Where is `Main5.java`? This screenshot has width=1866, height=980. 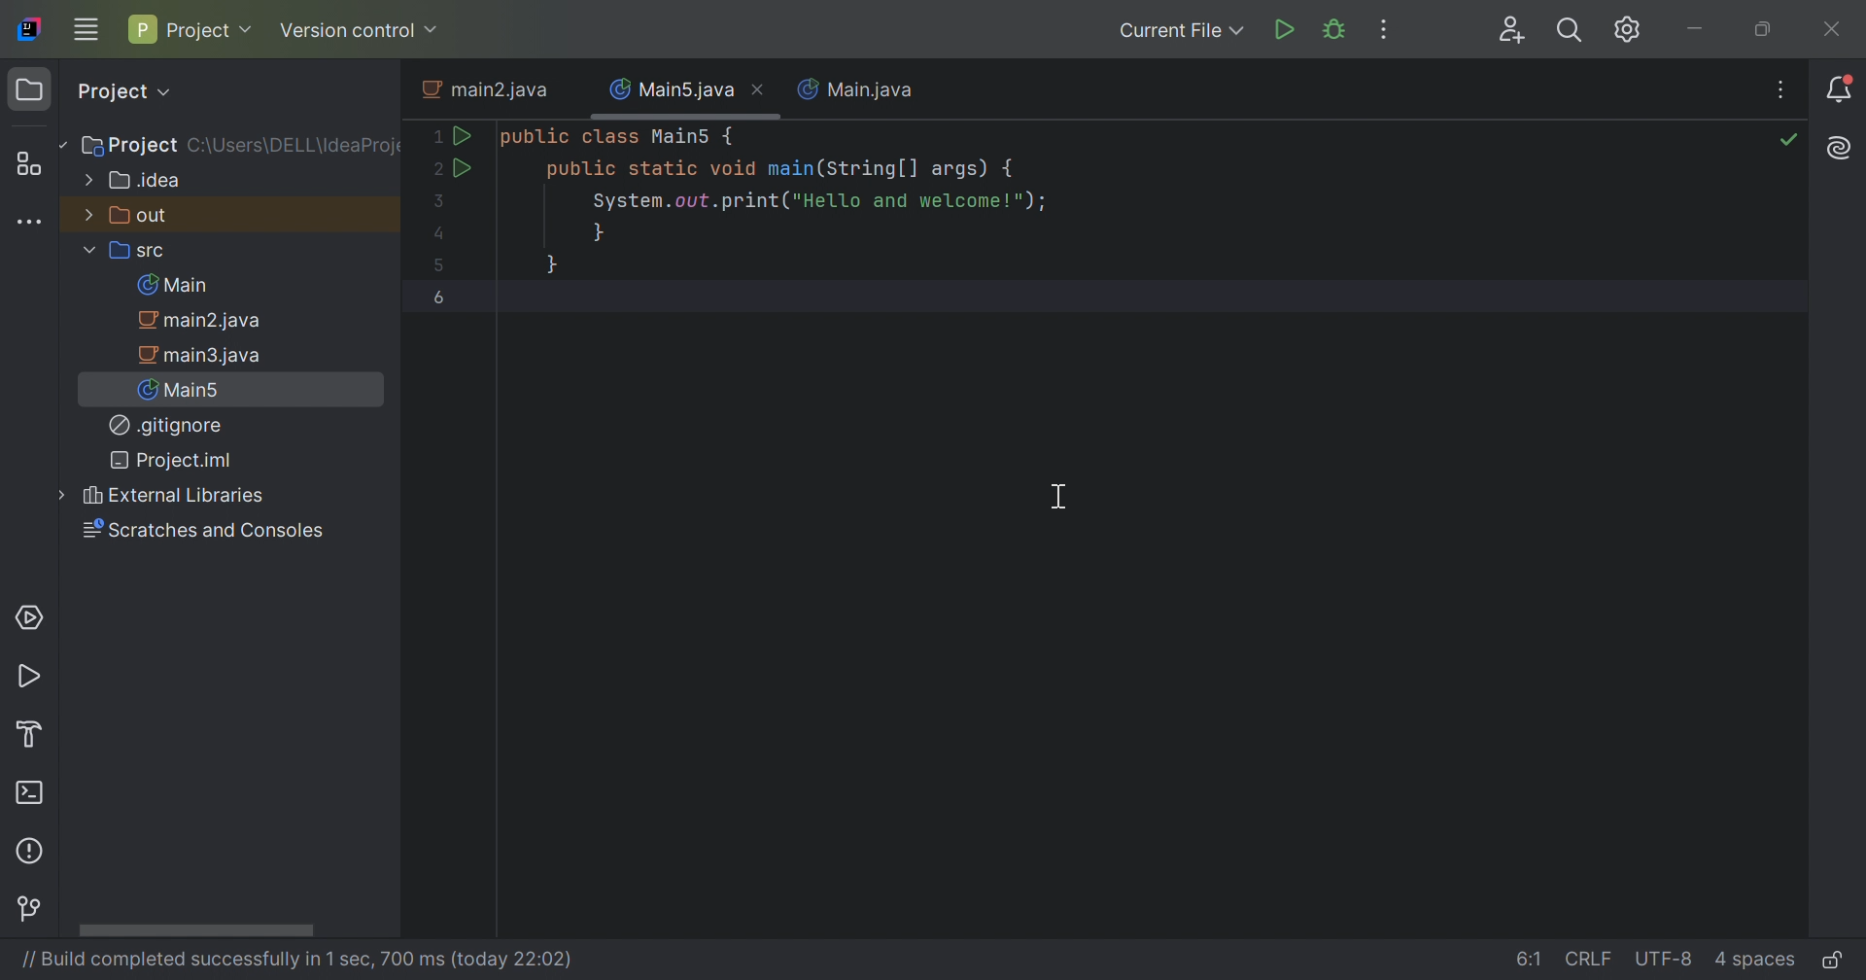 Main5.java is located at coordinates (672, 87).